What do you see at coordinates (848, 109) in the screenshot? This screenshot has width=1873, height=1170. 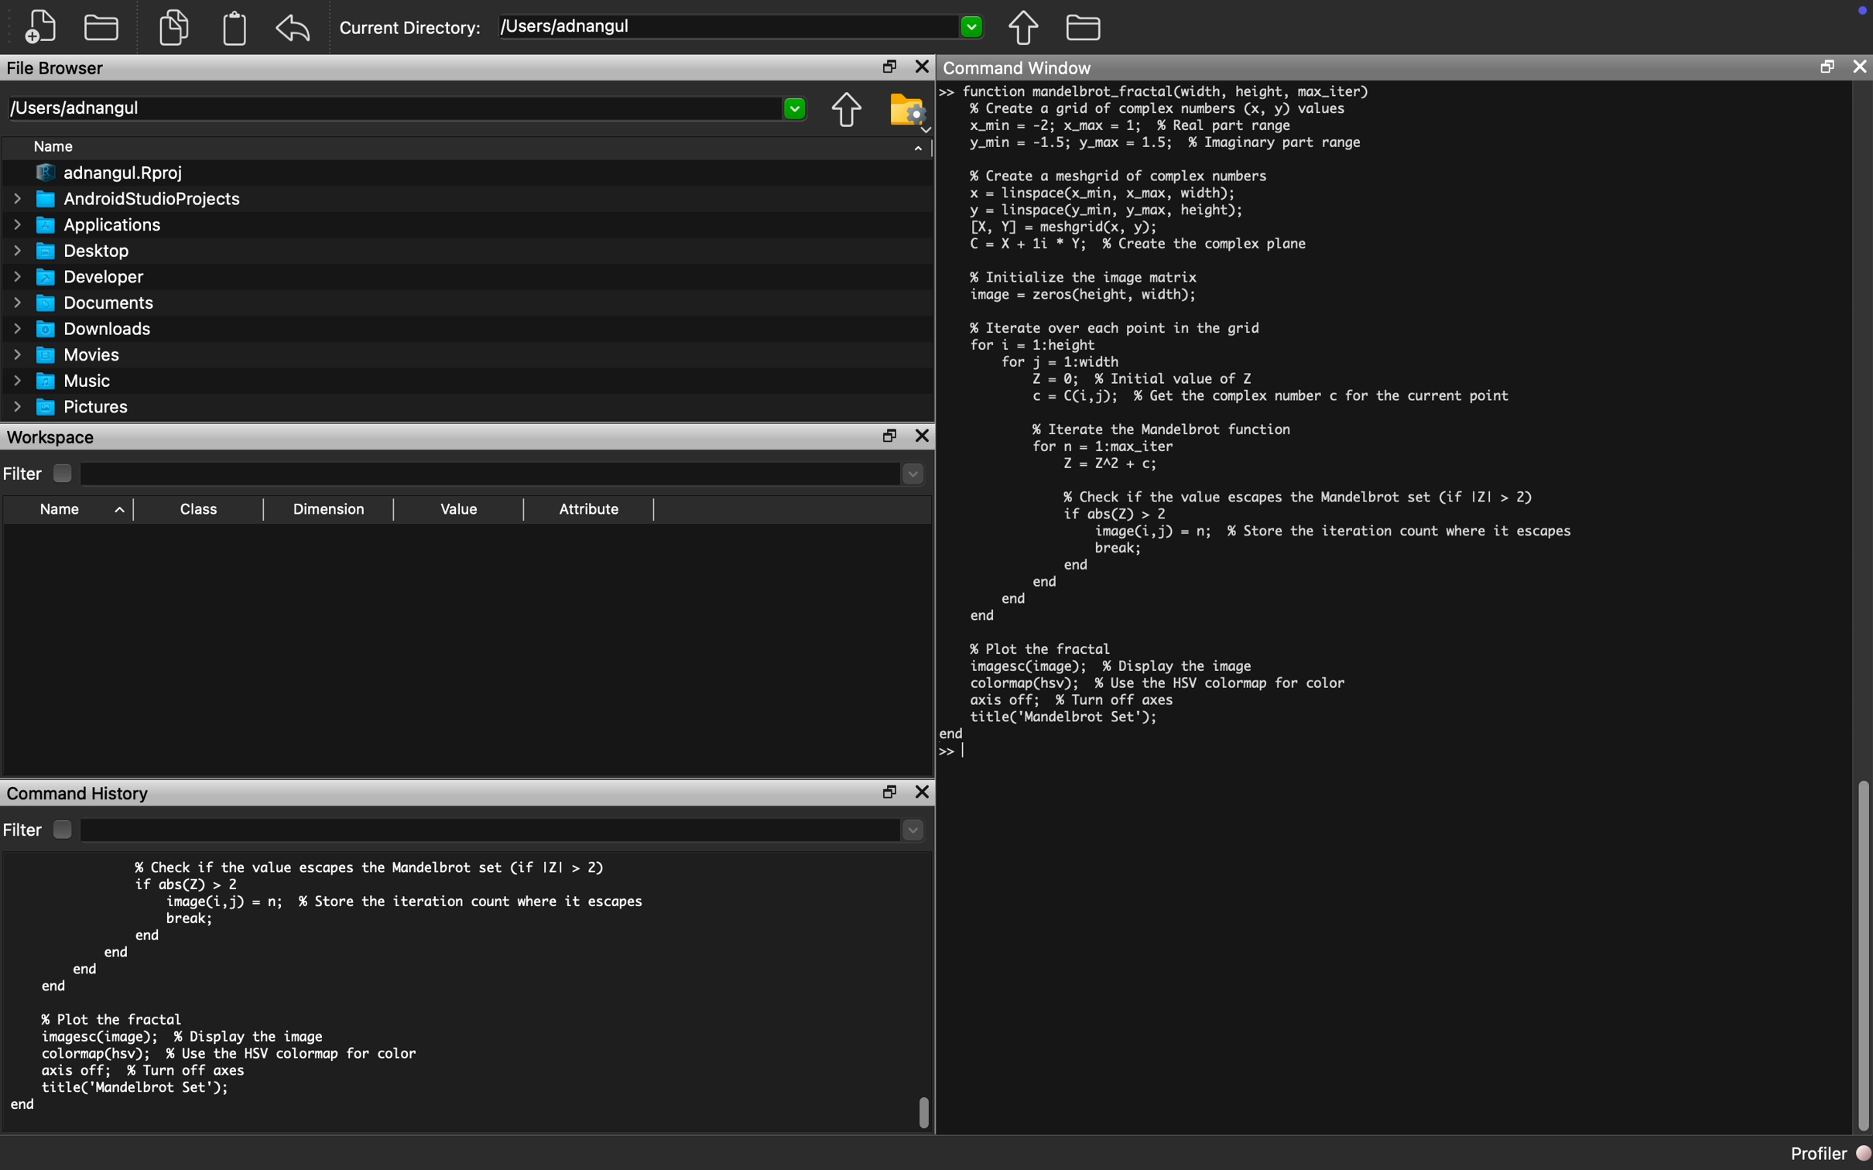 I see `Parent Directory` at bounding box center [848, 109].